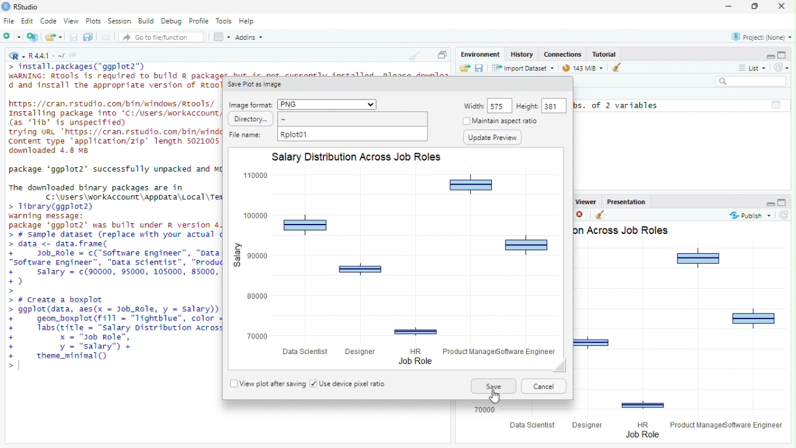 The width and height of the screenshot is (796, 448). What do you see at coordinates (562, 54) in the screenshot?
I see `Connections` at bounding box center [562, 54].